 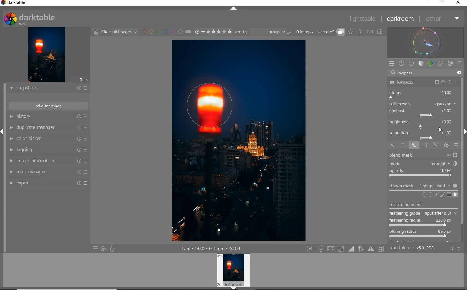 What do you see at coordinates (35, 19) in the screenshot?
I see `SYSTEM LOG` at bounding box center [35, 19].